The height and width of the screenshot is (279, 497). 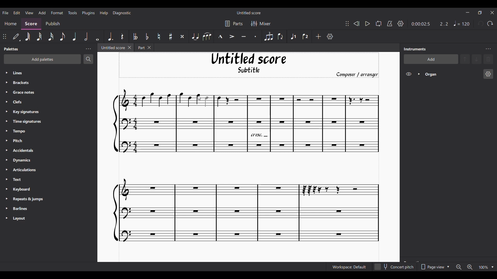 I want to click on Looping playback, so click(x=379, y=24).